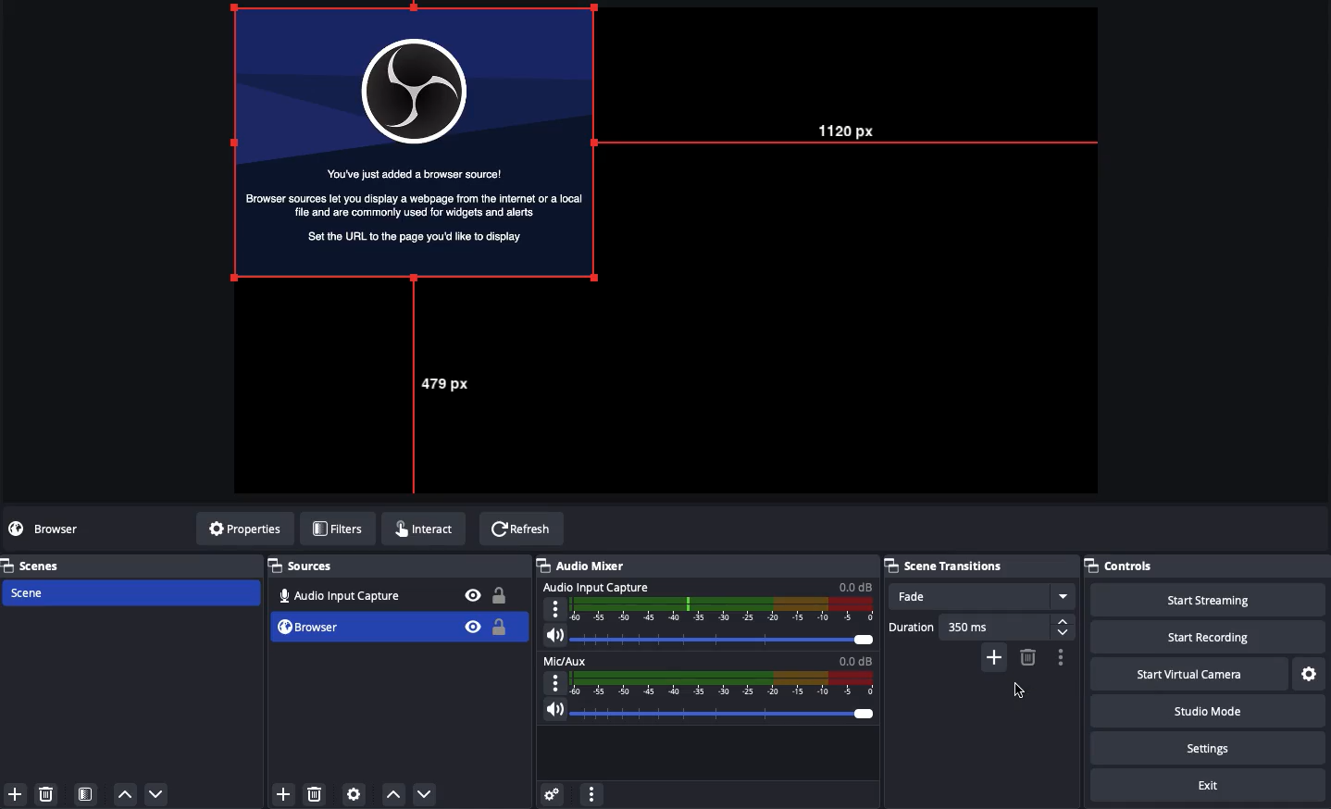  I want to click on Properties, so click(246, 528).